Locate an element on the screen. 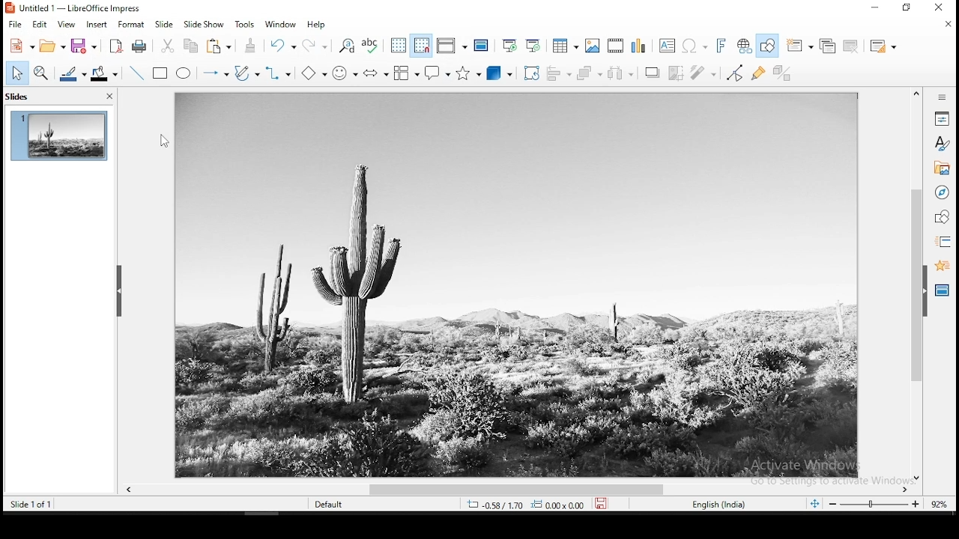 The width and height of the screenshot is (959, 539). line is located at coordinates (137, 70).